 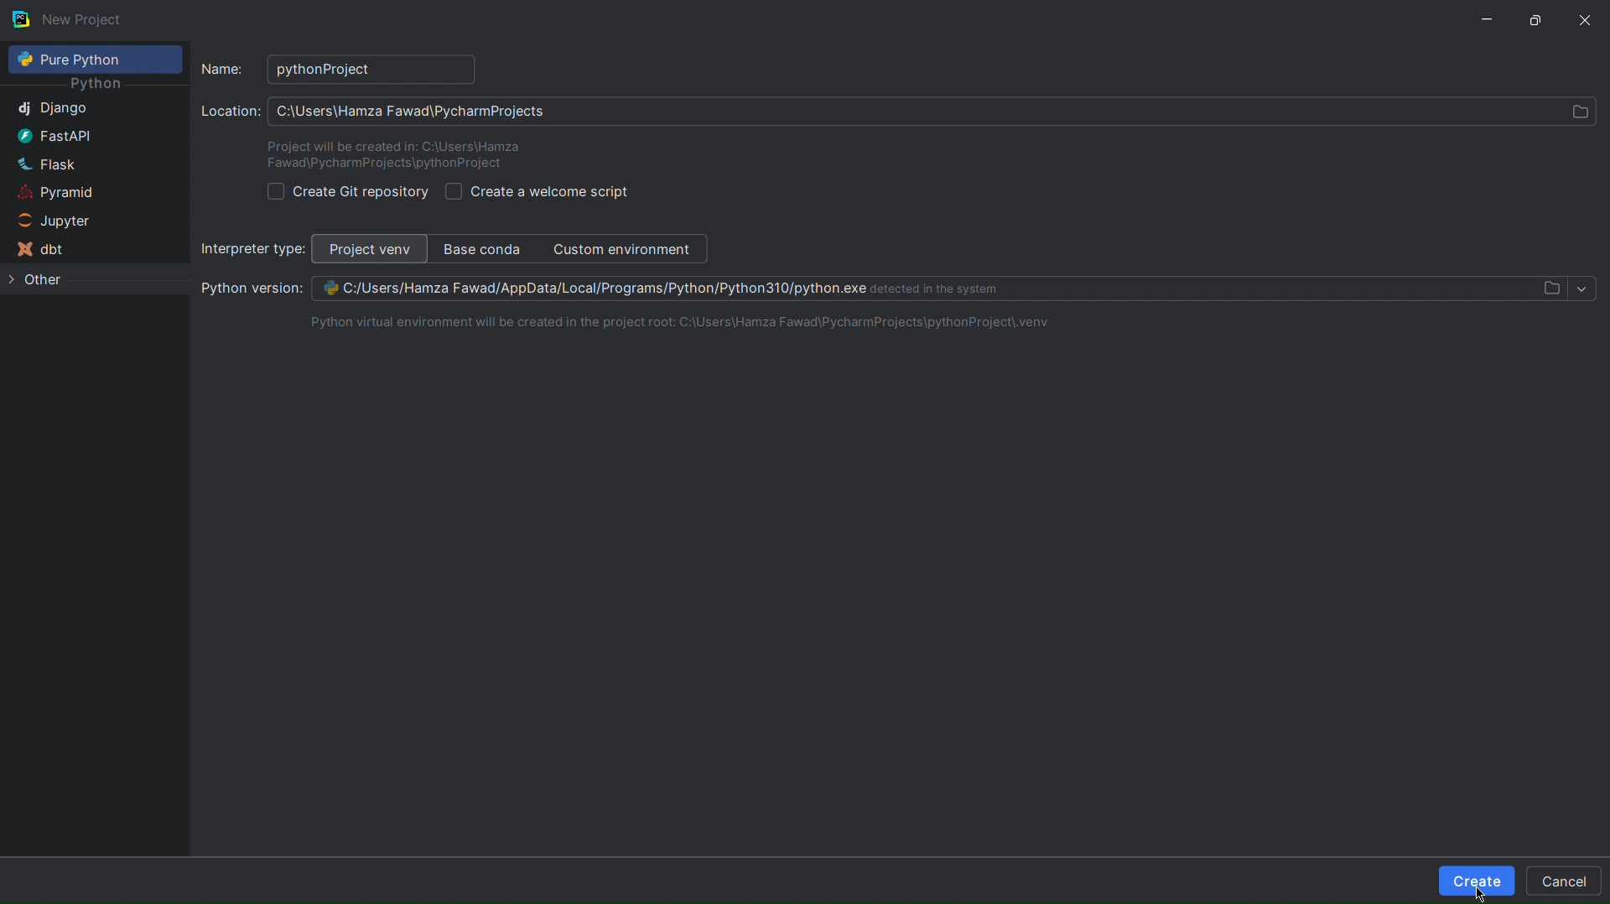 What do you see at coordinates (250, 249) in the screenshot?
I see `Interpreter Type` at bounding box center [250, 249].